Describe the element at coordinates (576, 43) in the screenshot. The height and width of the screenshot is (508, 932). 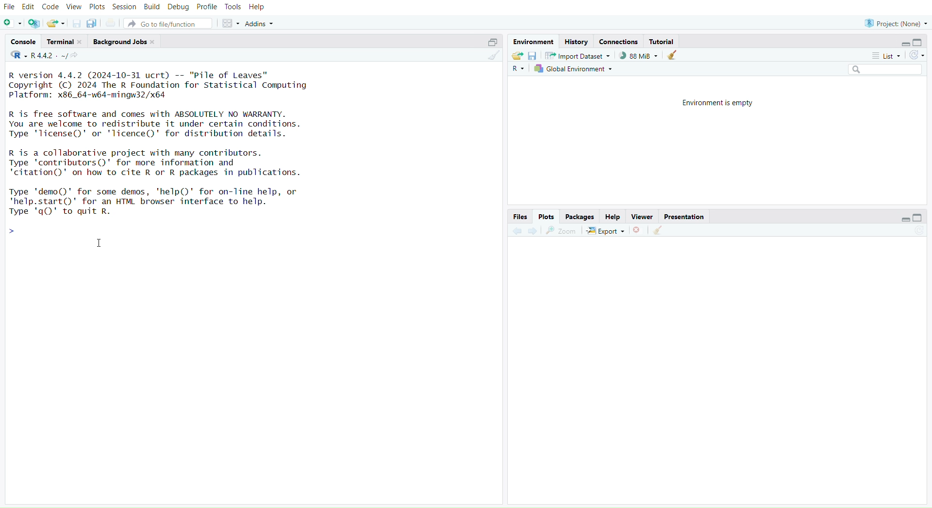
I see `history` at that location.